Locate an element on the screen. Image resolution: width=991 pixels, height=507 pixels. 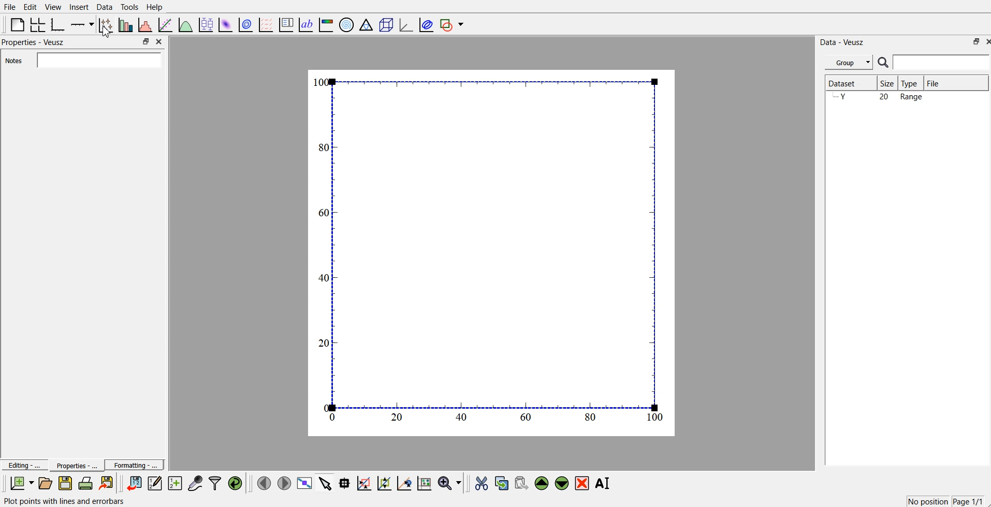
Type is located at coordinates (912, 83).